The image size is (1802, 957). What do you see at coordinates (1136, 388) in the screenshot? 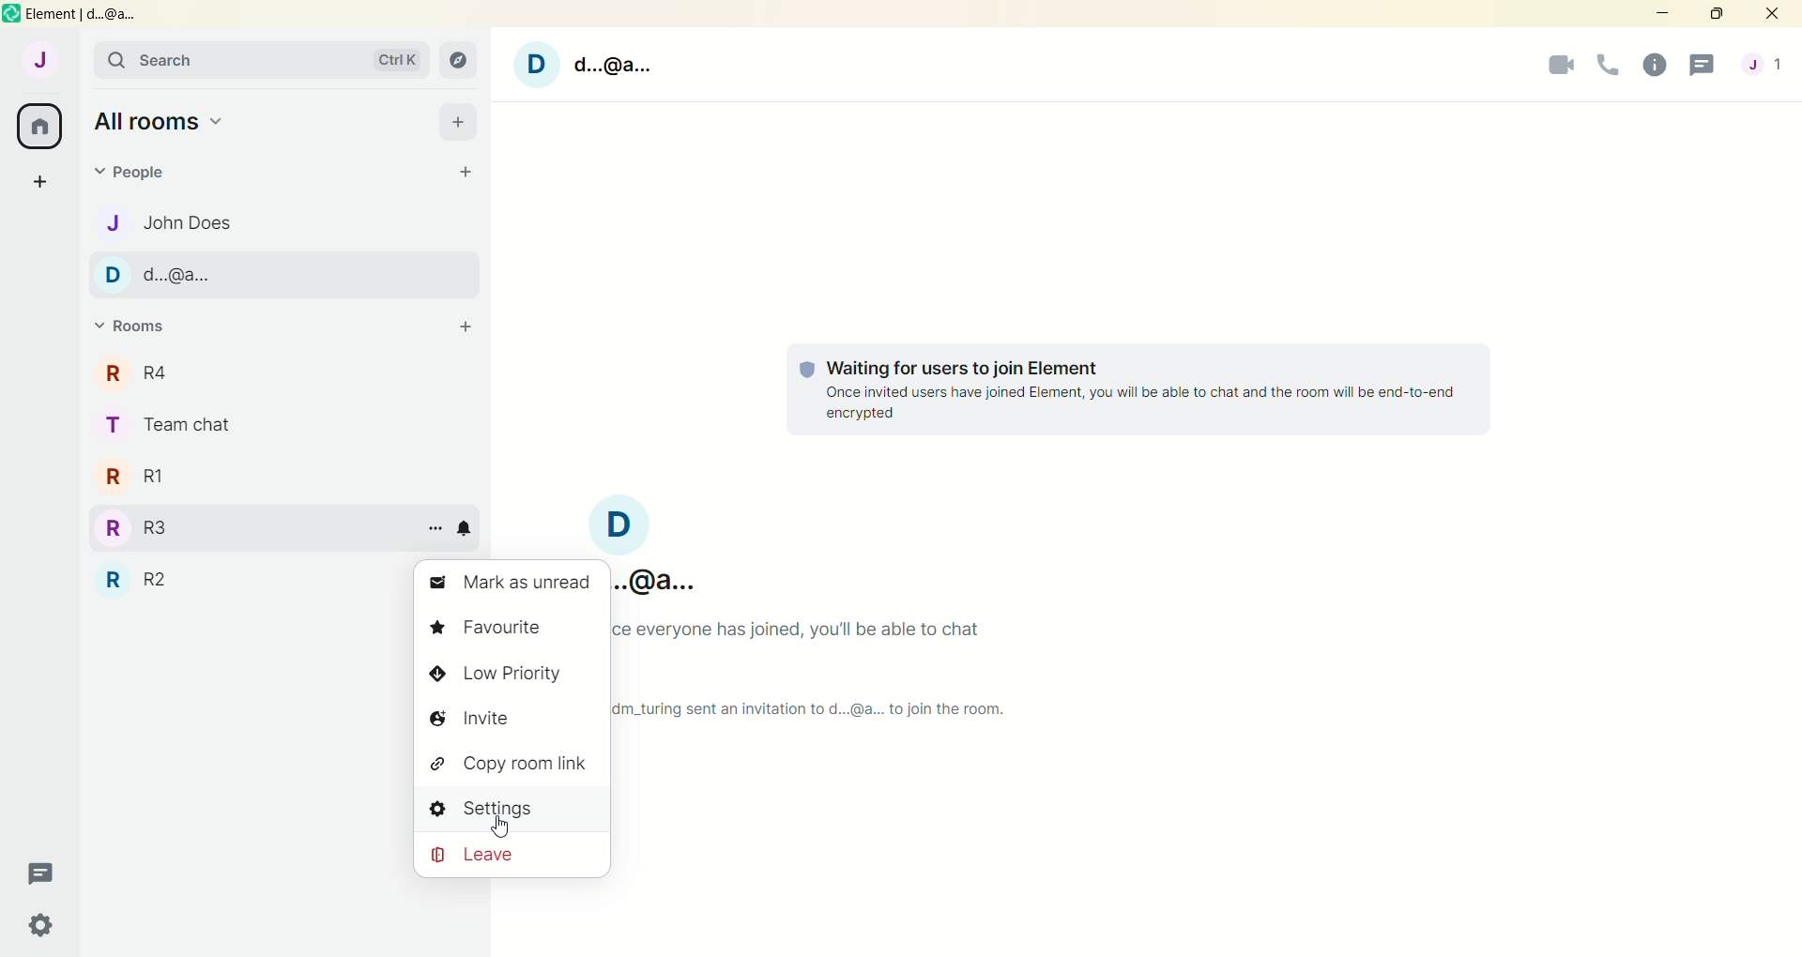
I see `Waiting for users to join element` at bounding box center [1136, 388].